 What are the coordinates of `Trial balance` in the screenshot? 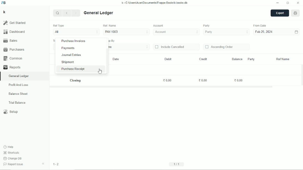 It's located at (17, 103).